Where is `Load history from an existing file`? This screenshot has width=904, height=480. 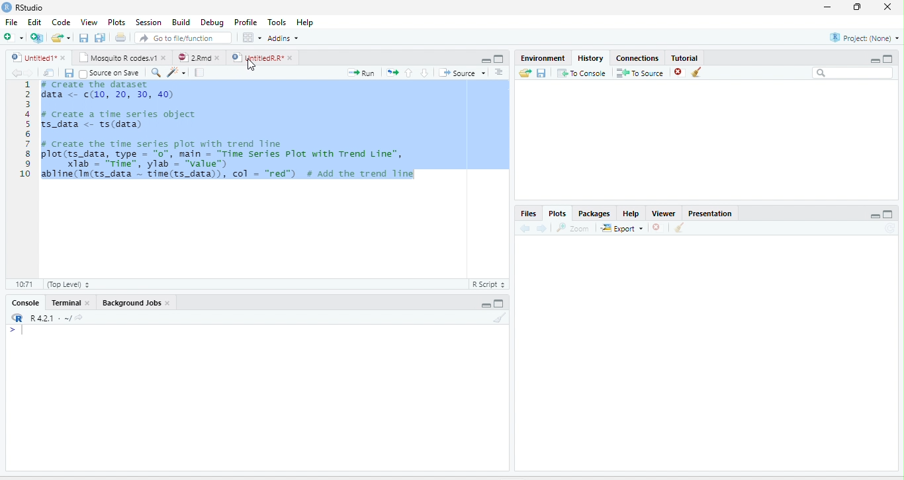
Load history from an existing file is located at coordinates (525, 73).